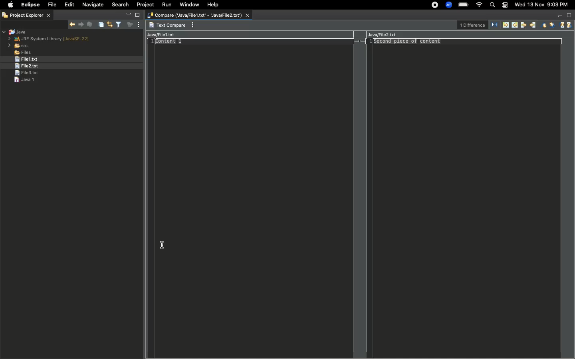 The image size is (575, 359). What do you see at coordinates (492, 5) in the screenshot?
I see `Search` at bounding box center [492, 5].